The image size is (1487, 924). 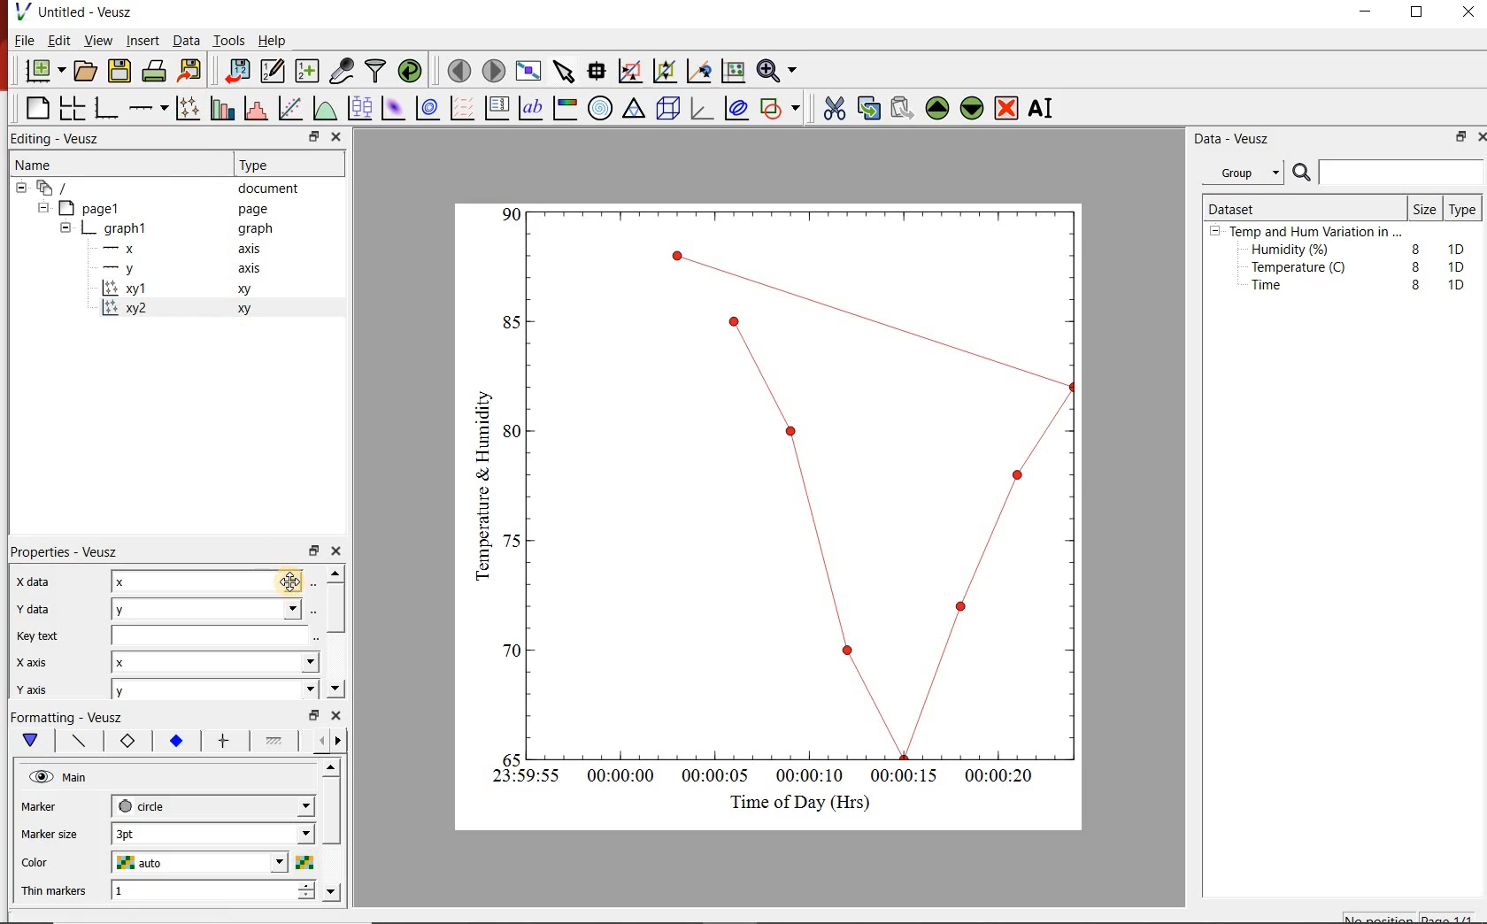 What do you see at coordinates (19, 190) in the screenshot?
I see `hide sub menu` at bounding box center [19, 190].